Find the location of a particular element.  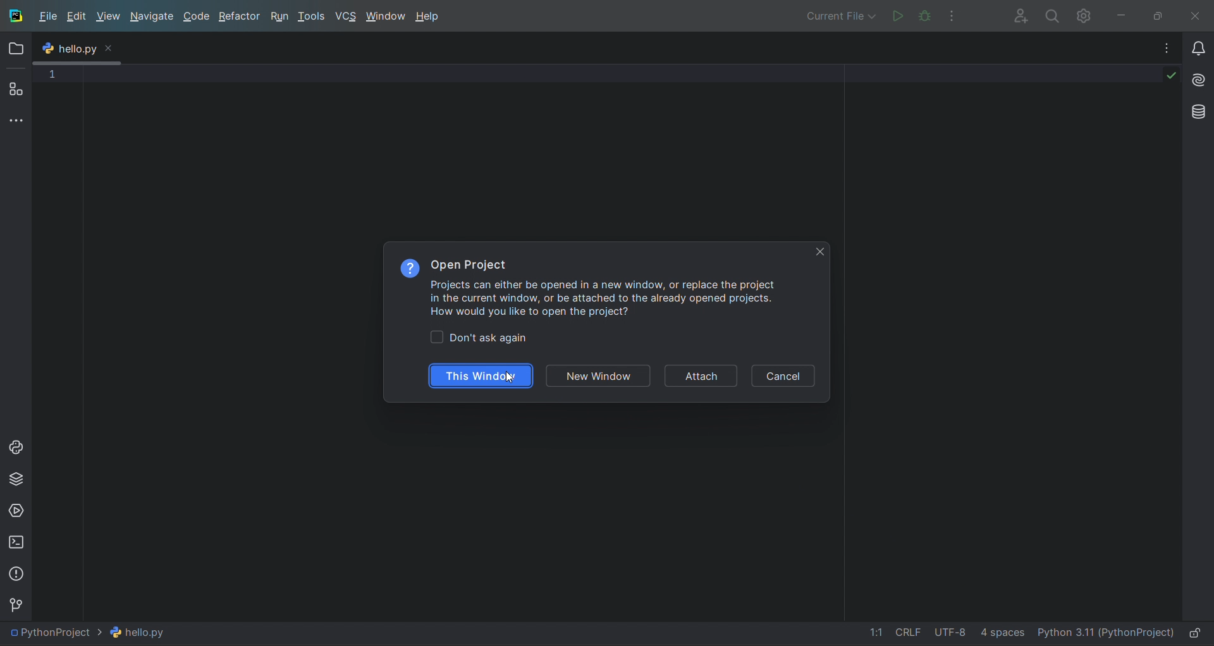

services is located at coordinates (16, 510).